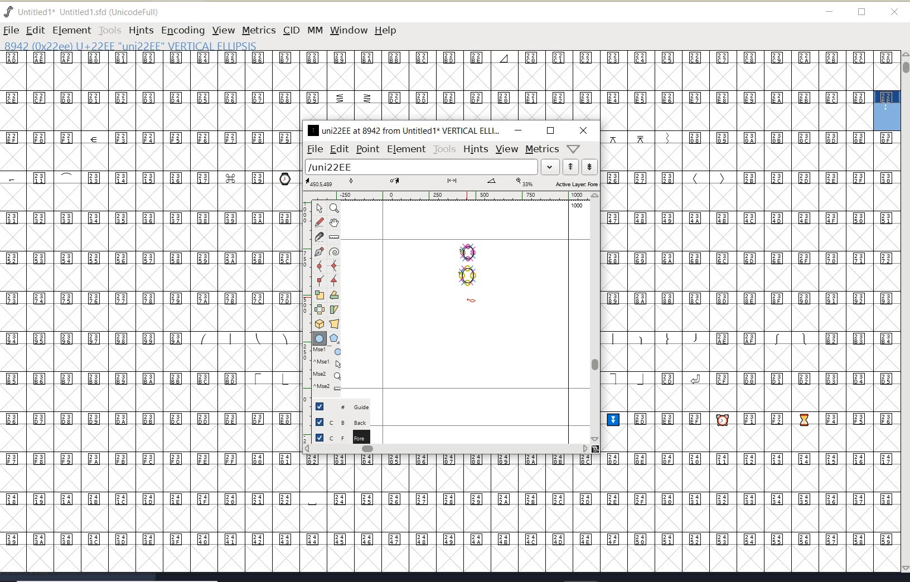  I want to click on background, so click(343, 421).